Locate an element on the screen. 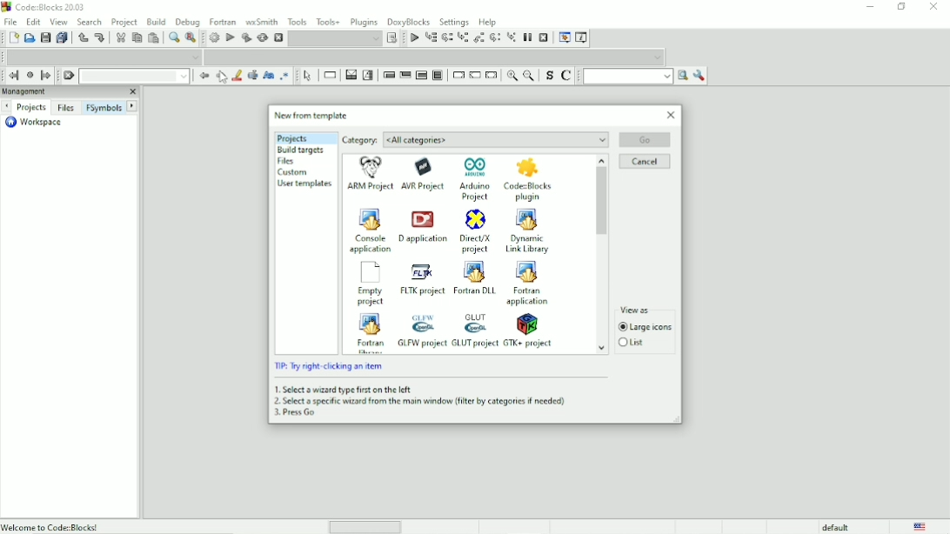 The width and height of the screenshot is (950, 534). GLFW project is located at coordinates (421, 330).